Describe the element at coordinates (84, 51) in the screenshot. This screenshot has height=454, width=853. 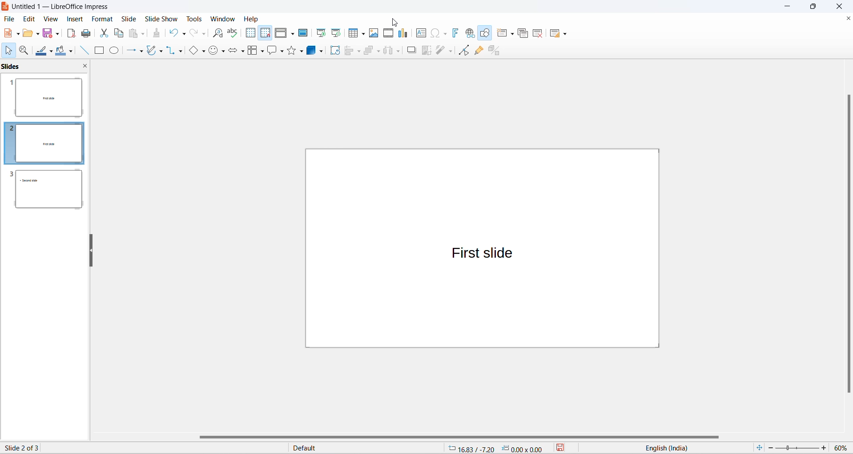
I see `line` at that location.